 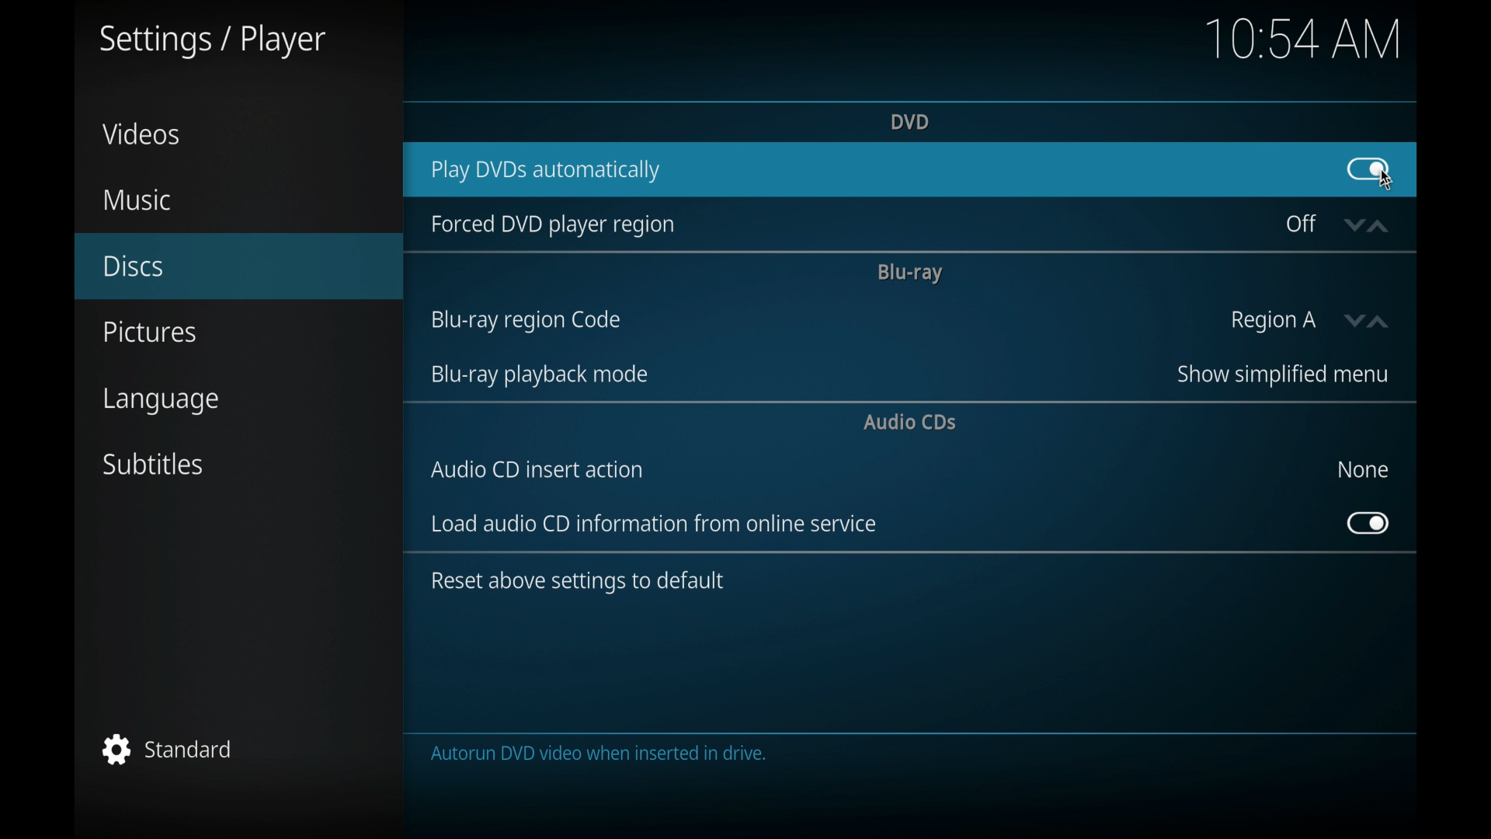 I want to click on audio cds, so click(x=912, y=422).